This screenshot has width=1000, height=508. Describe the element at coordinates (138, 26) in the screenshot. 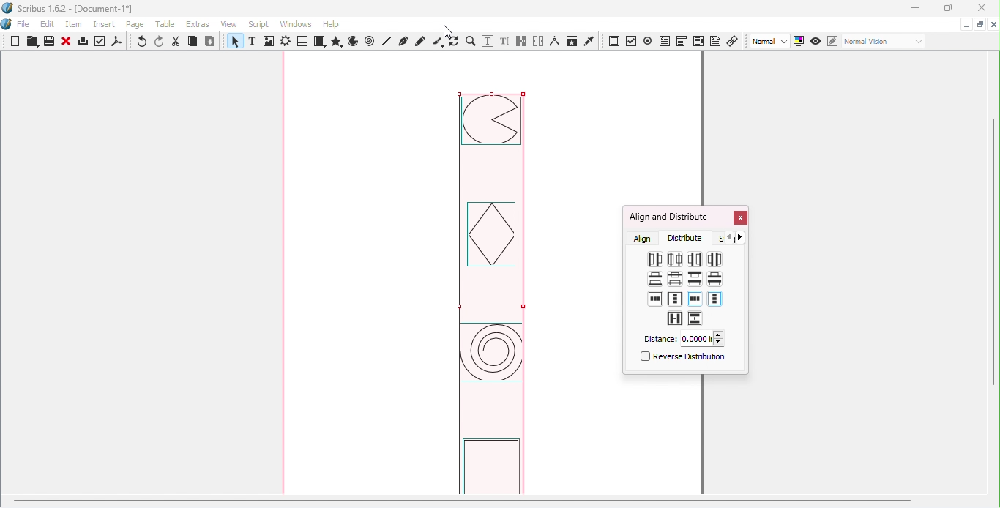

I see `Page` at that location.